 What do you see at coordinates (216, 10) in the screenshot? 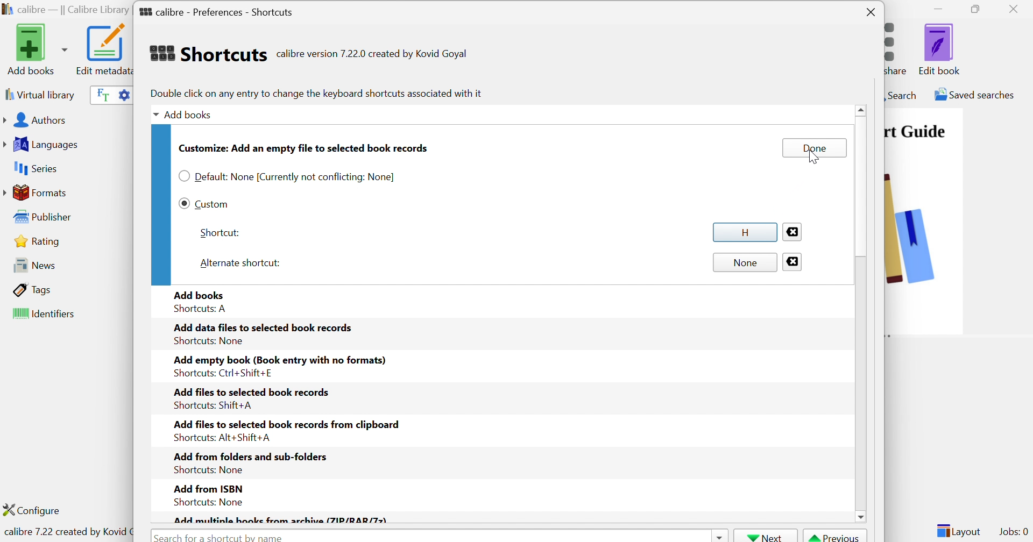
I see `calibre - Preferences - Shortcuts` at bounding box center [216, 10].